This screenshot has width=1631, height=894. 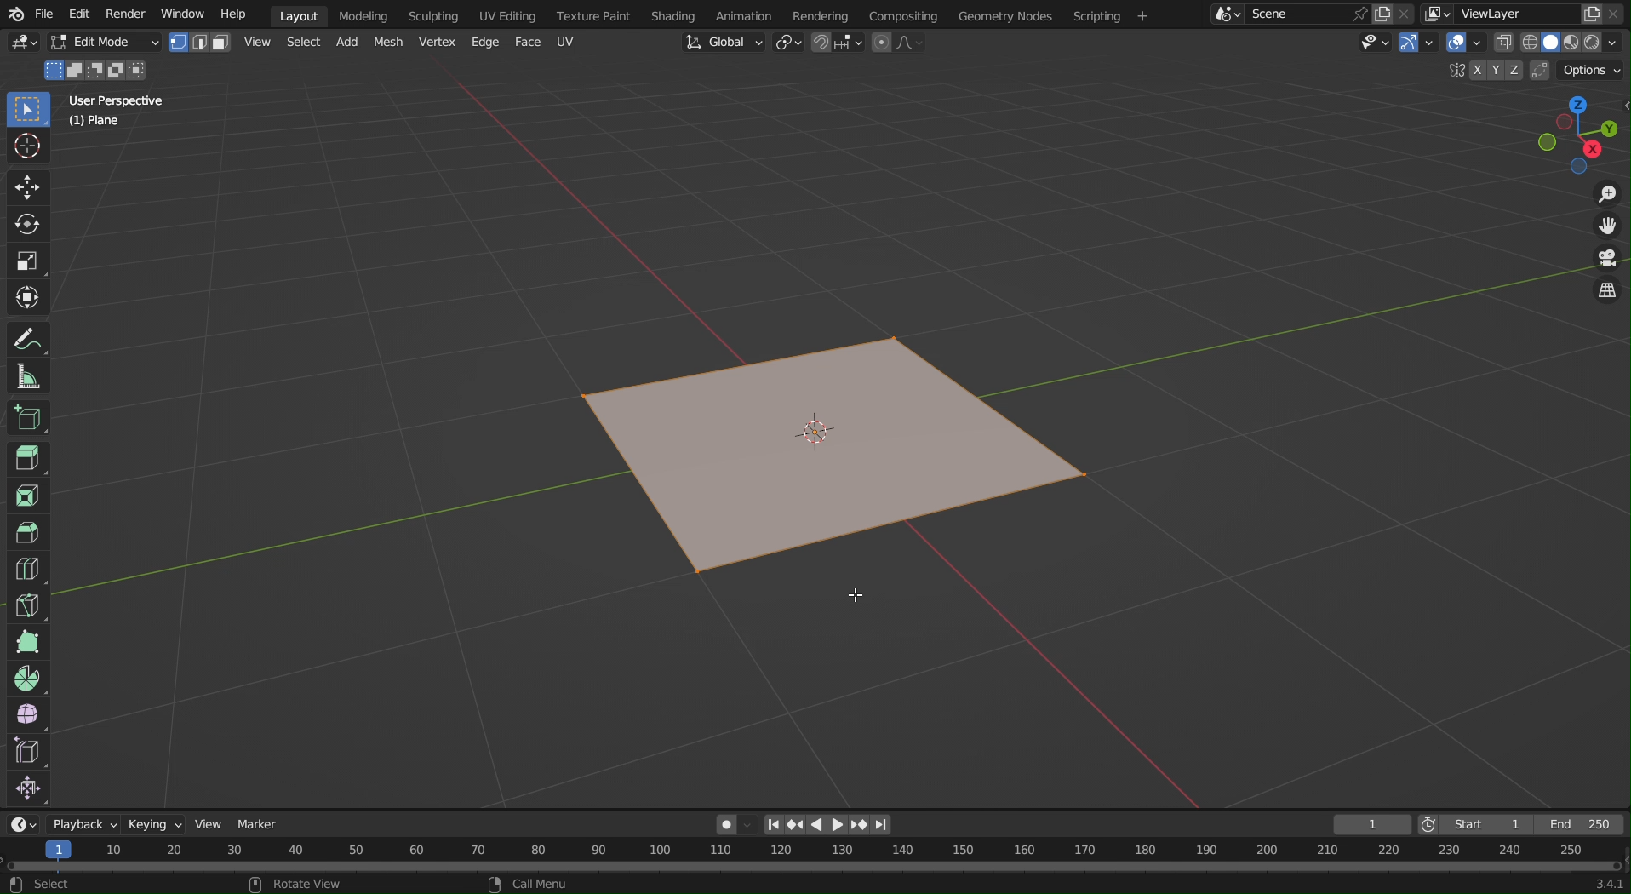 I want to click on User Perspective, so click(x=118, y=100).